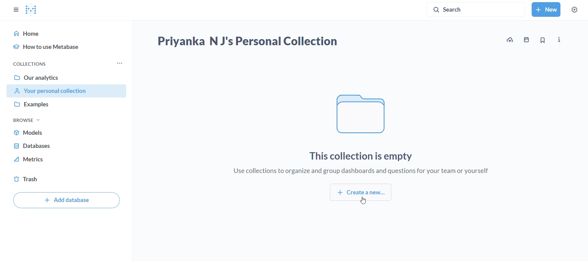 The width and height of the screenshot is (588, 261). I want to click on upload data to new collecting, so click(509, 40).